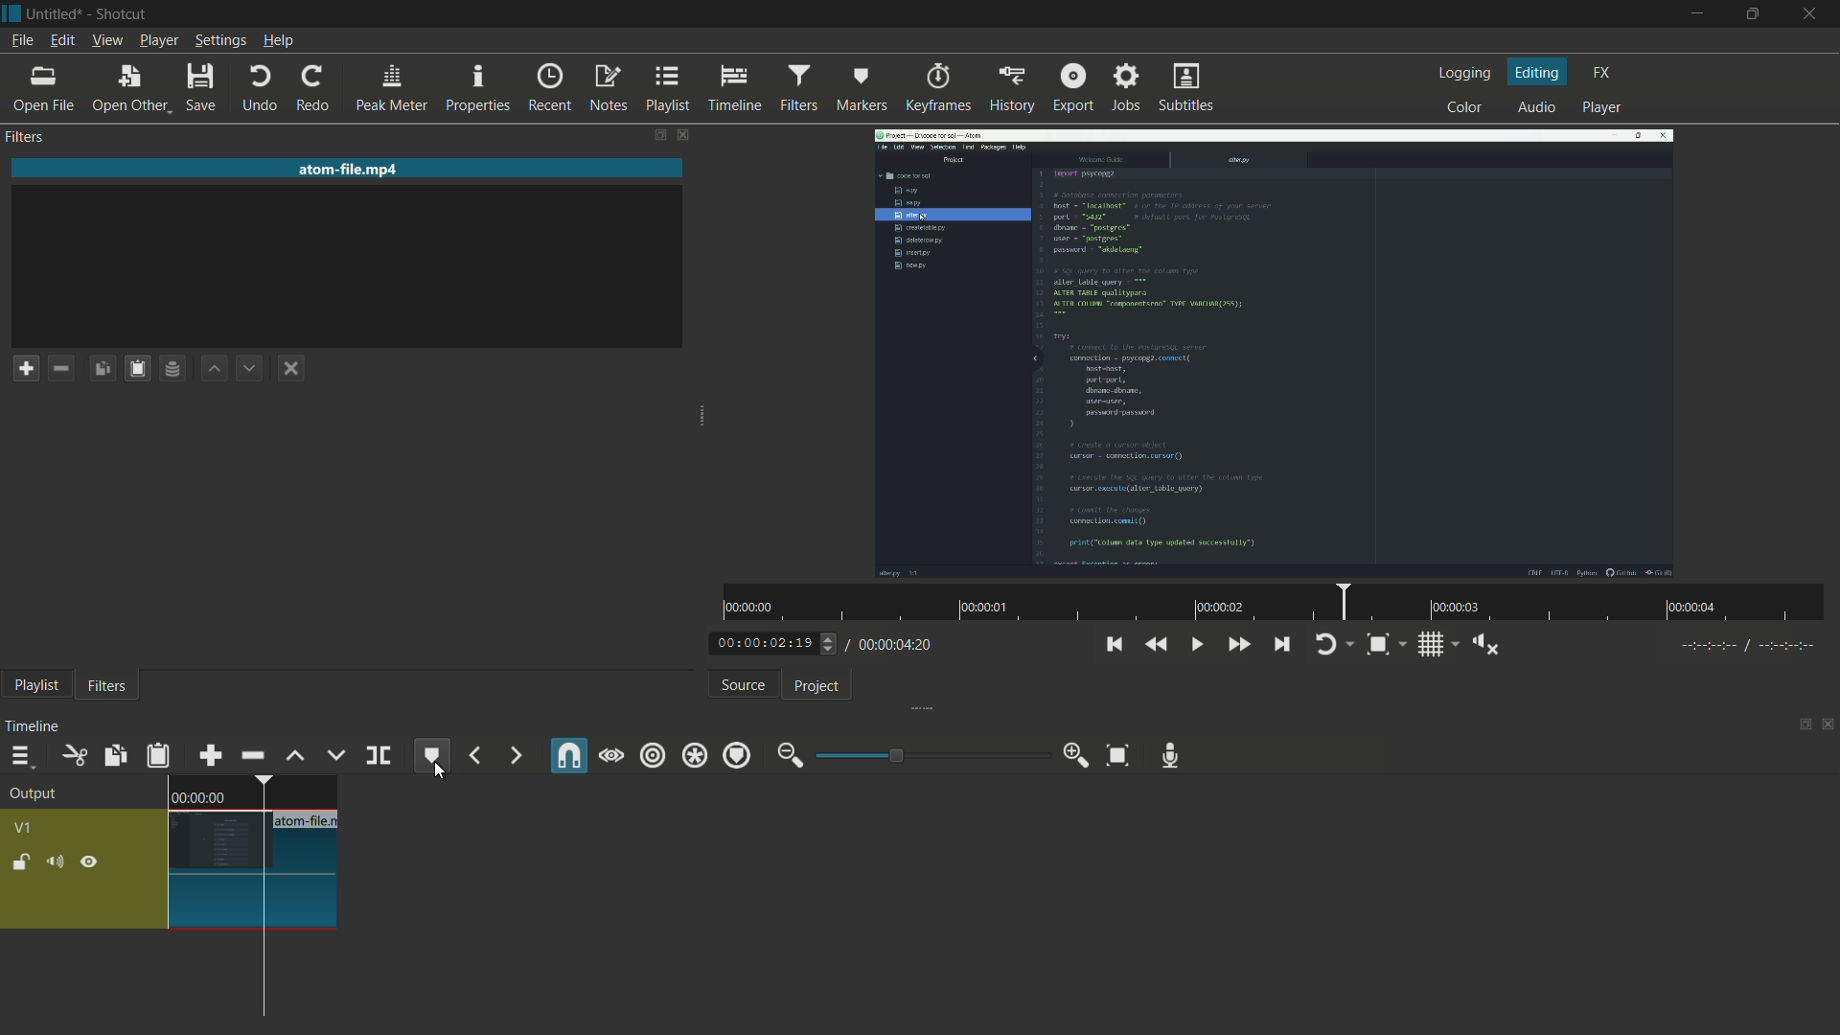 This screenshot has height=1035, width=1840. Describe the element at coordinates (334, 756) in the screenshot. I see `overwrite` at that location.